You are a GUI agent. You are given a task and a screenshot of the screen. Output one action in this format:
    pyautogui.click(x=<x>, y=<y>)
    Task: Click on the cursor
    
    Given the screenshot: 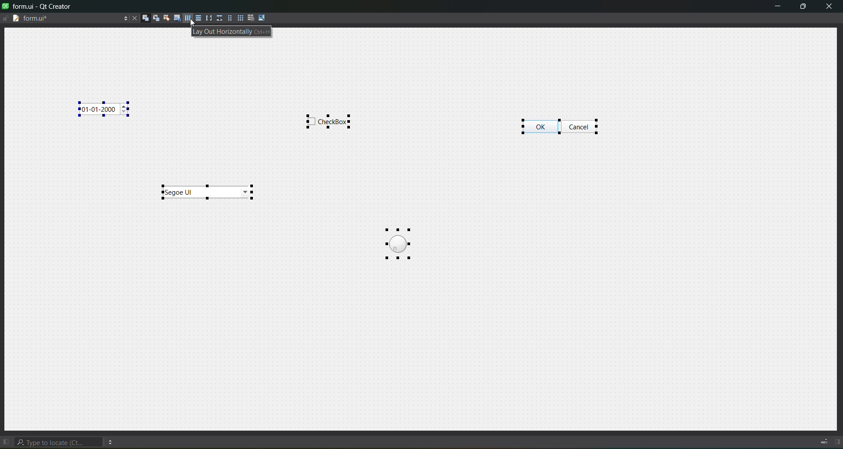 What is the action you would take?
    pyautogui.click(x=192, y=26)
    